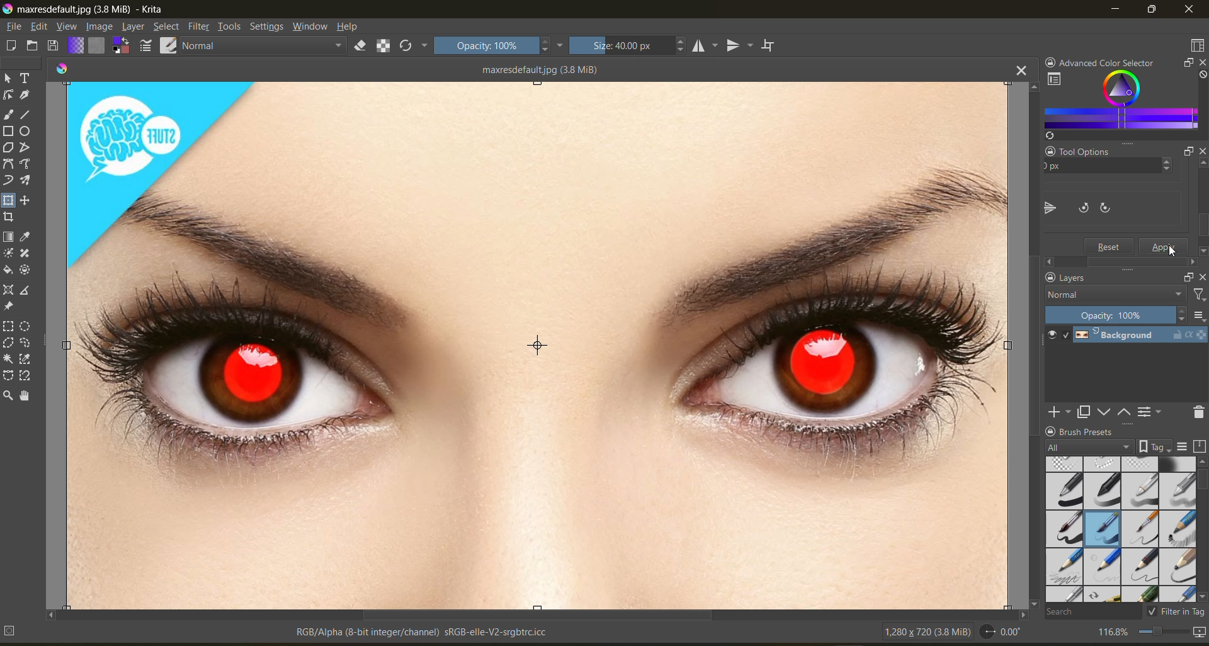  What do you see at coordinates (8, 307) in the screenshot?
I see `tool` at bounding box center [8, 307].